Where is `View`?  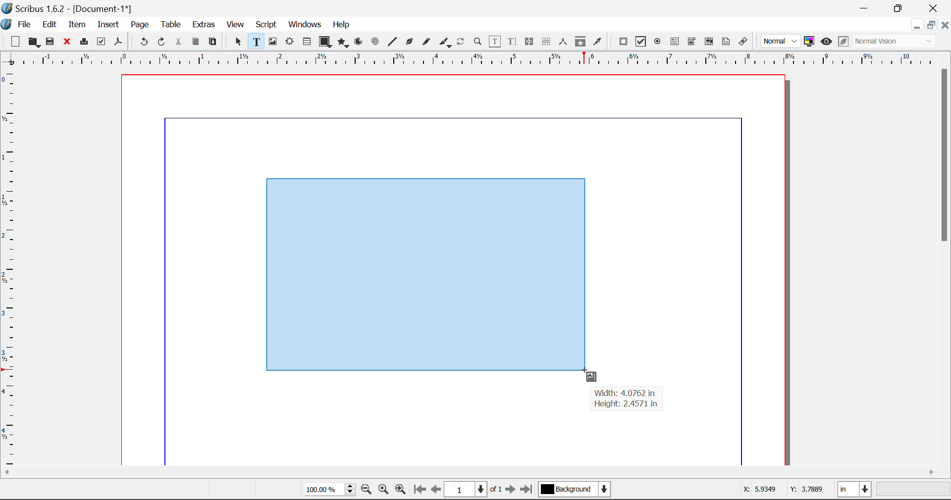 View is located at coordinates (236, 25).